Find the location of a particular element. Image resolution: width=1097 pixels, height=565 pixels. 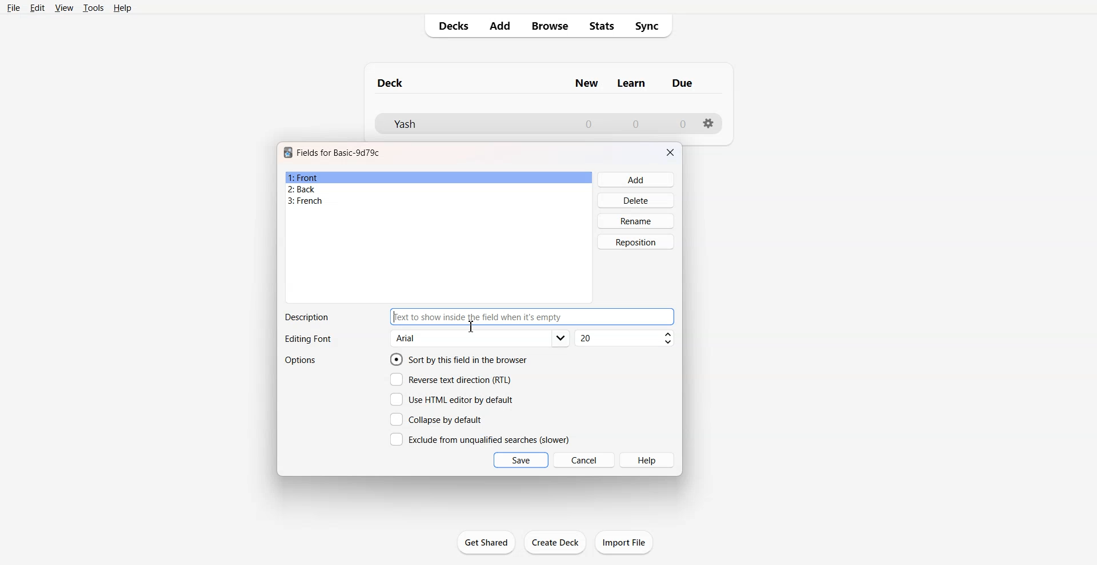

Close is located at coordinates (670, 152).